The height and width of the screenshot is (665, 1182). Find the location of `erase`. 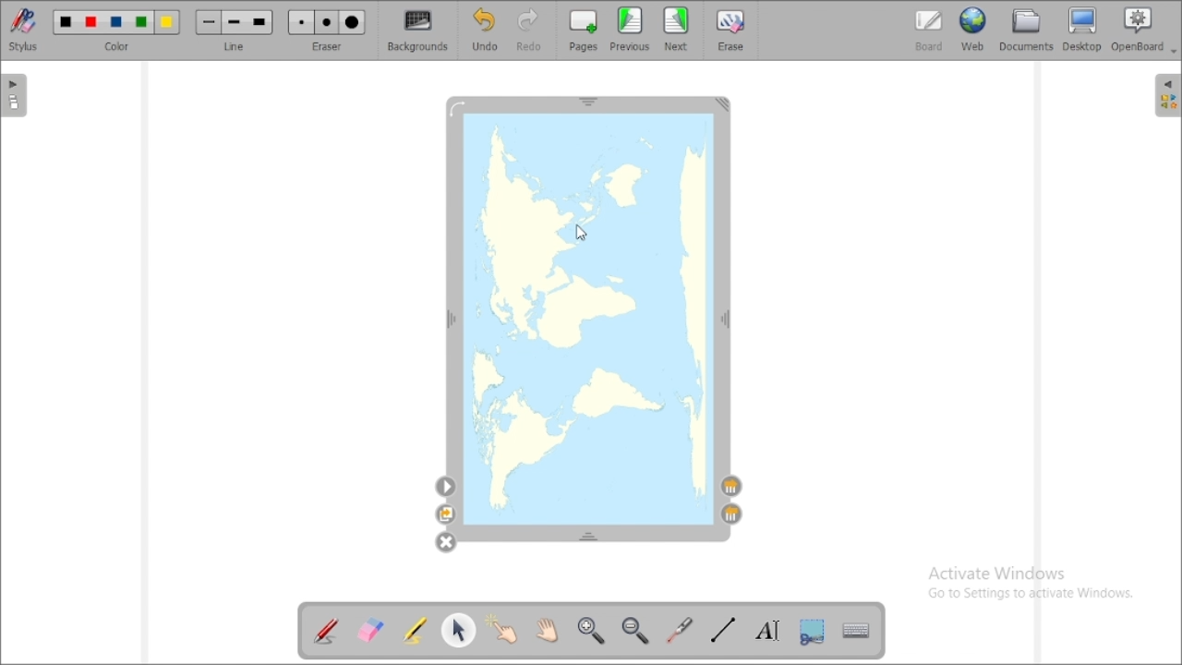

erase is located at coordinates (733, 30).